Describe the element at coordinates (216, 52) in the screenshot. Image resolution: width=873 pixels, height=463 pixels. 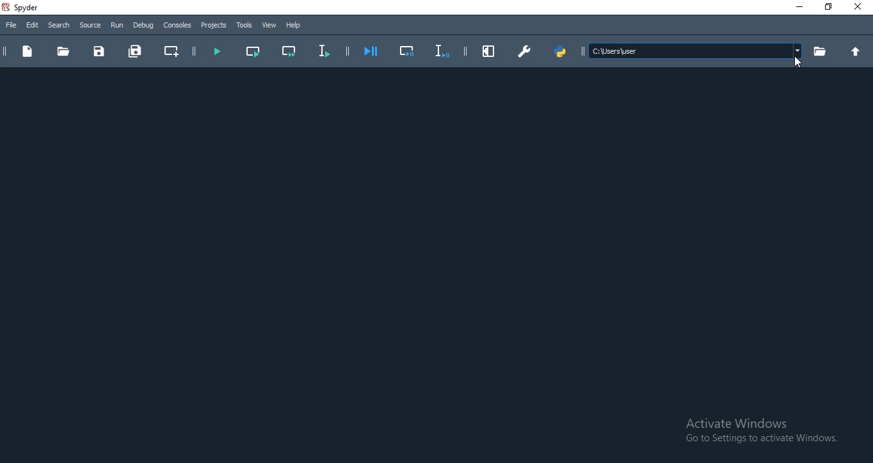
I see `run file` at that location.